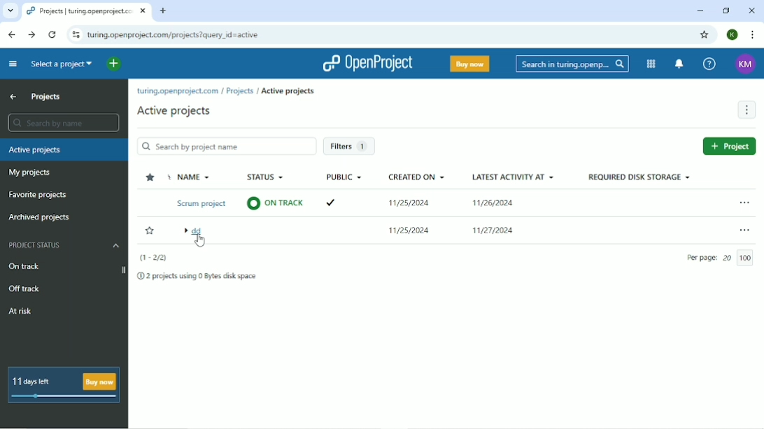 Image resolution: width=764 pixels, height=429 pixels. Describe the element at coordinates (226, 146) in the screenshot. I see `Search by project name` at that location.